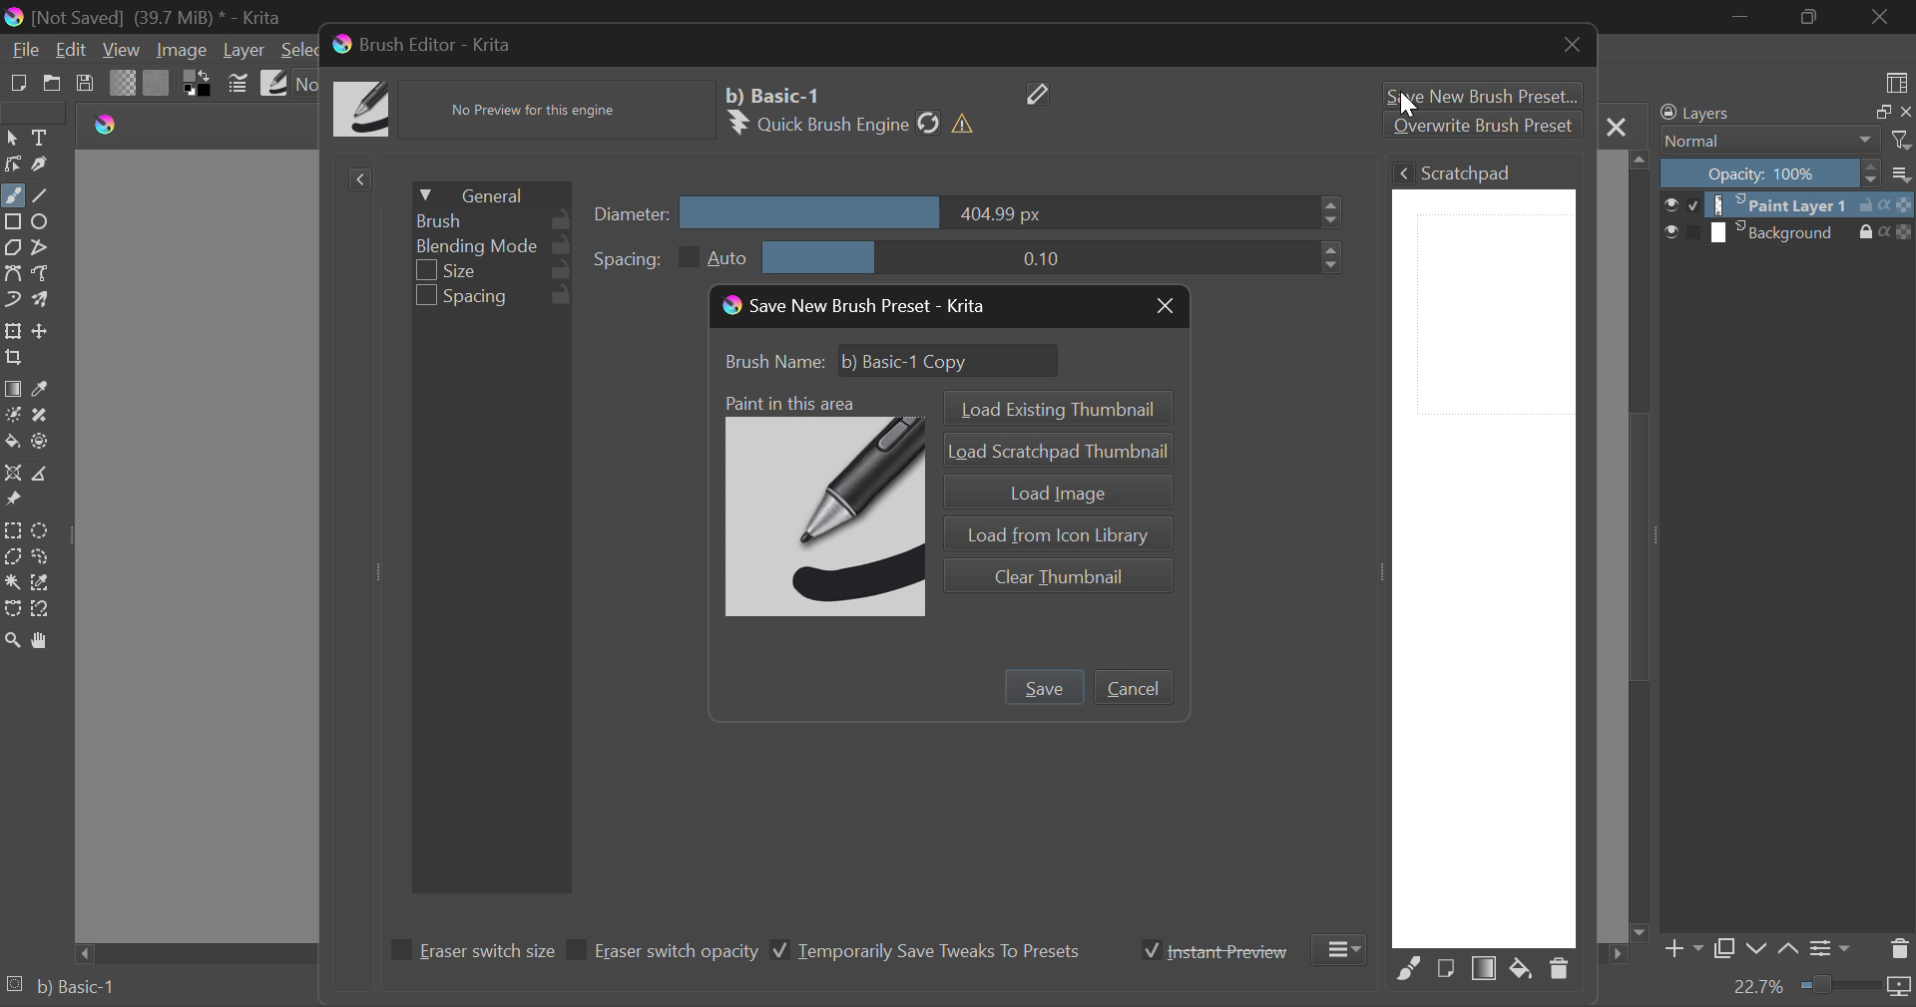  I want to click on Brush Engine, so click(855, 124).